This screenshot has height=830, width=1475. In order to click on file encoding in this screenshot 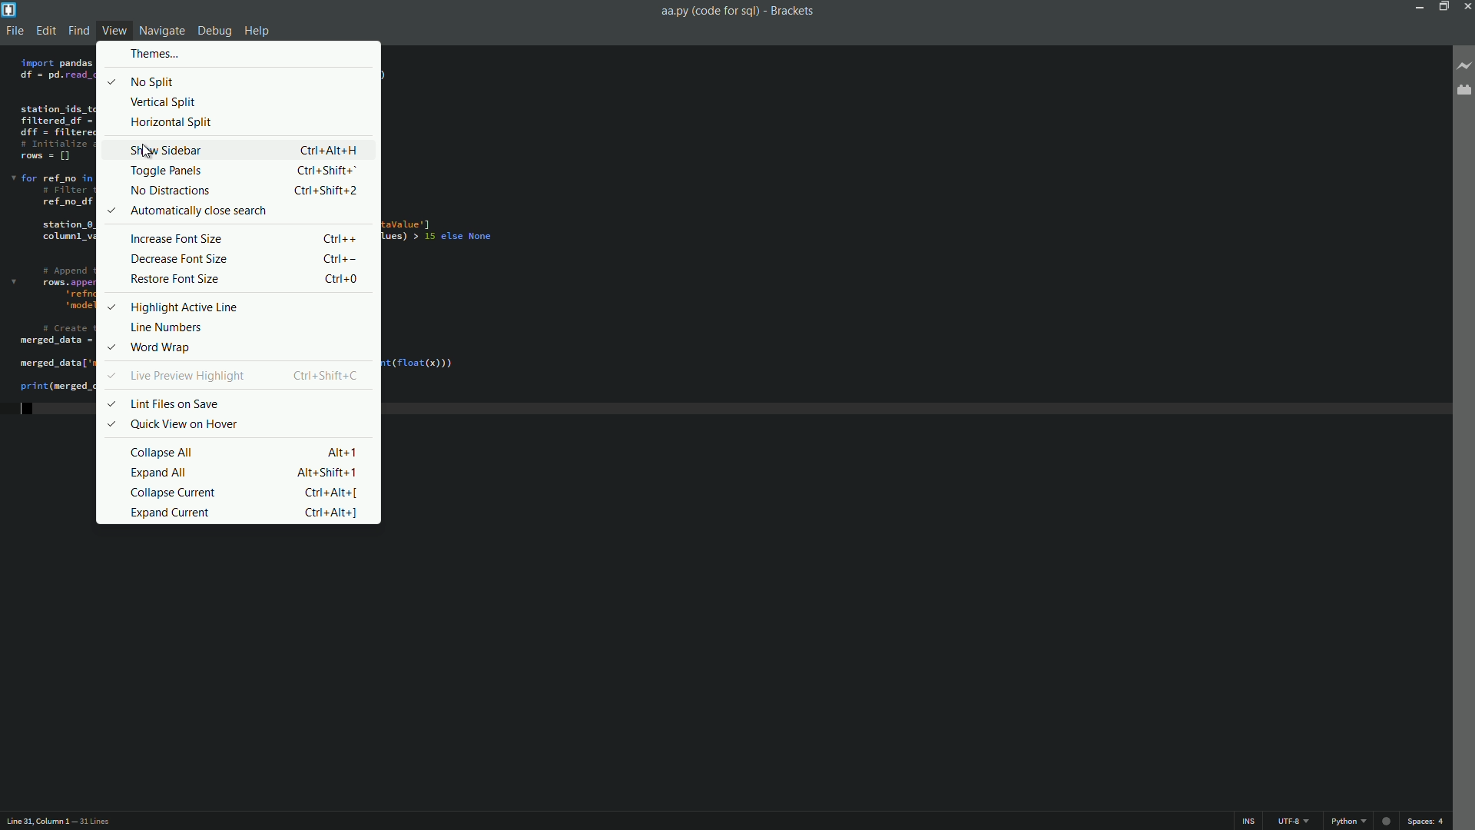, I will do `click(1294, 821)`.